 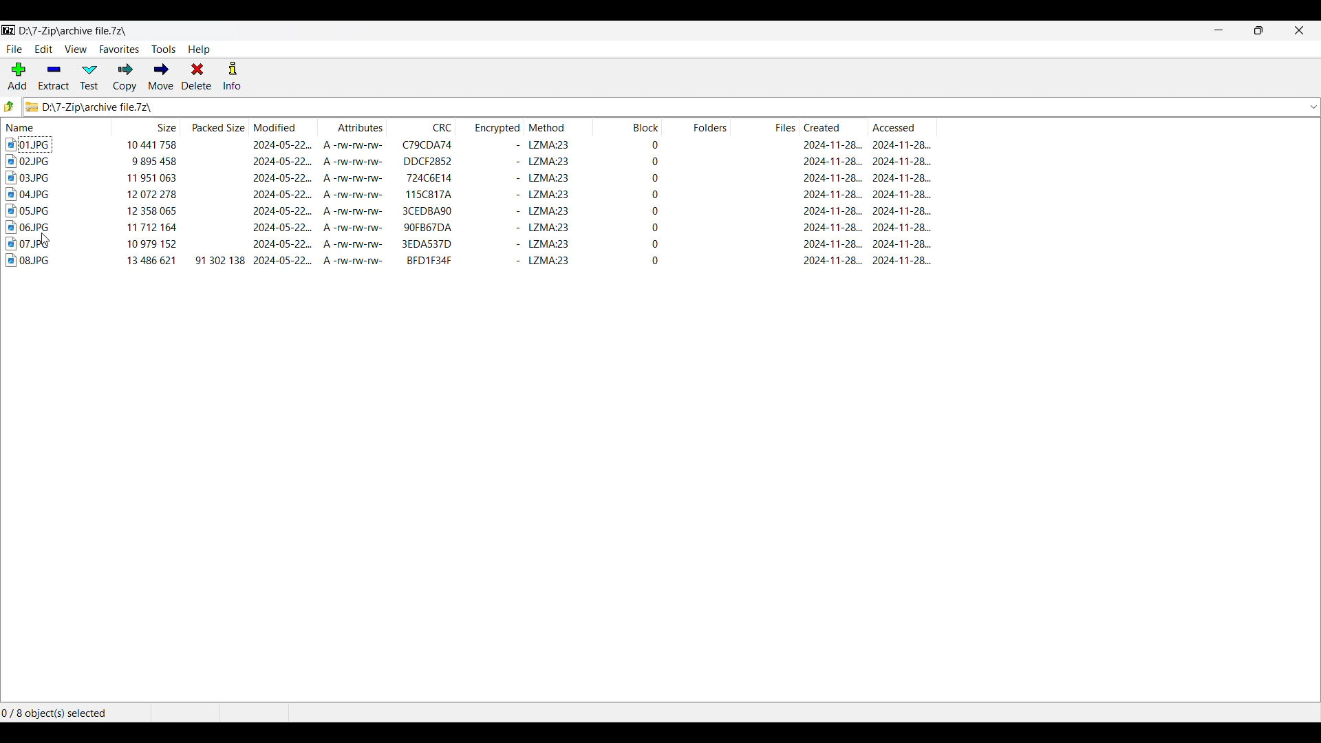 I want to click on CRC column, so click(x=422, y=127).